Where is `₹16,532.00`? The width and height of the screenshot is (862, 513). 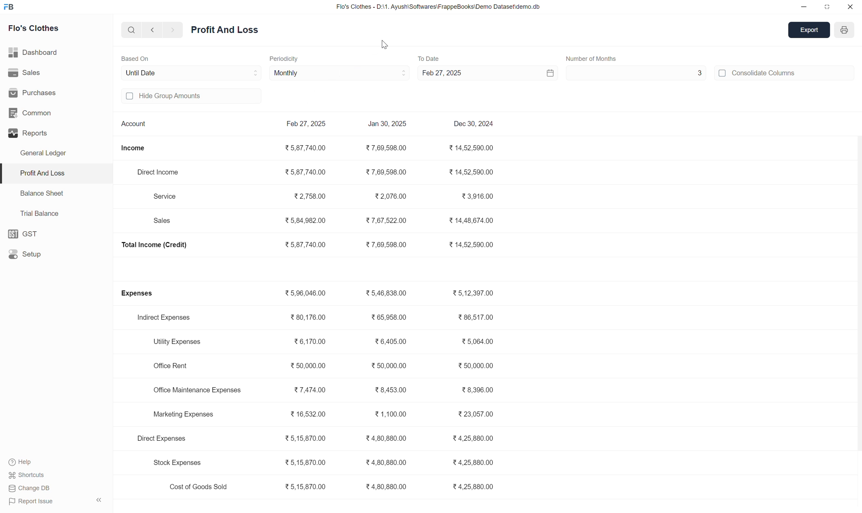 ₹16,532.00 is located at coordinates (303, 414).